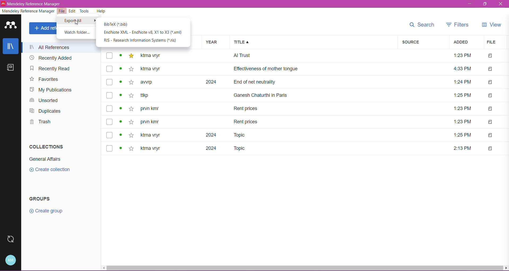 This screenshot has height=271, width=509. I want to click on Watch Folder, so click(77, 33).